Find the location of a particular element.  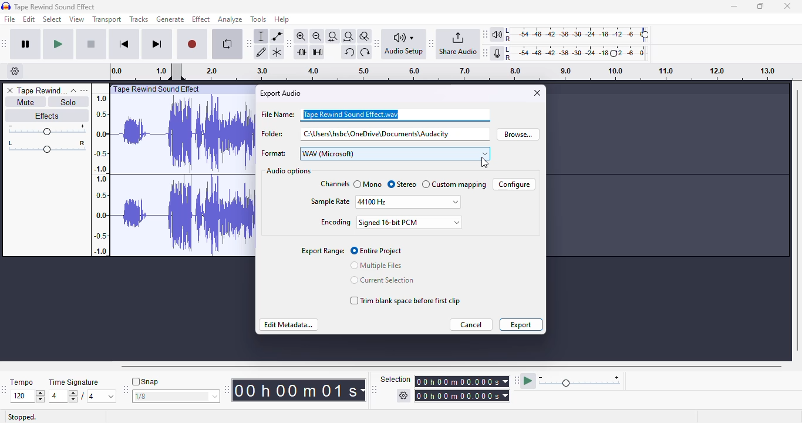

view is located at coordinates (77, 19).